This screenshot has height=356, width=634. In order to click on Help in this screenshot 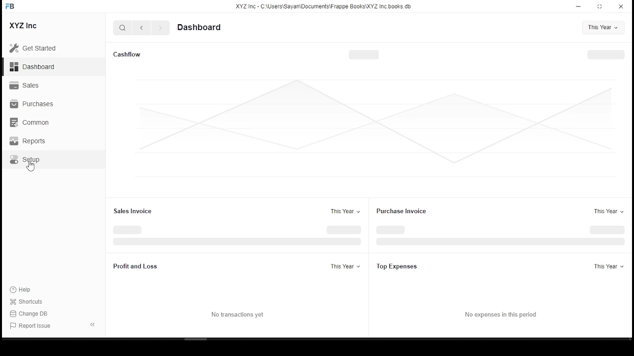, I will do `click(22, 290)`.